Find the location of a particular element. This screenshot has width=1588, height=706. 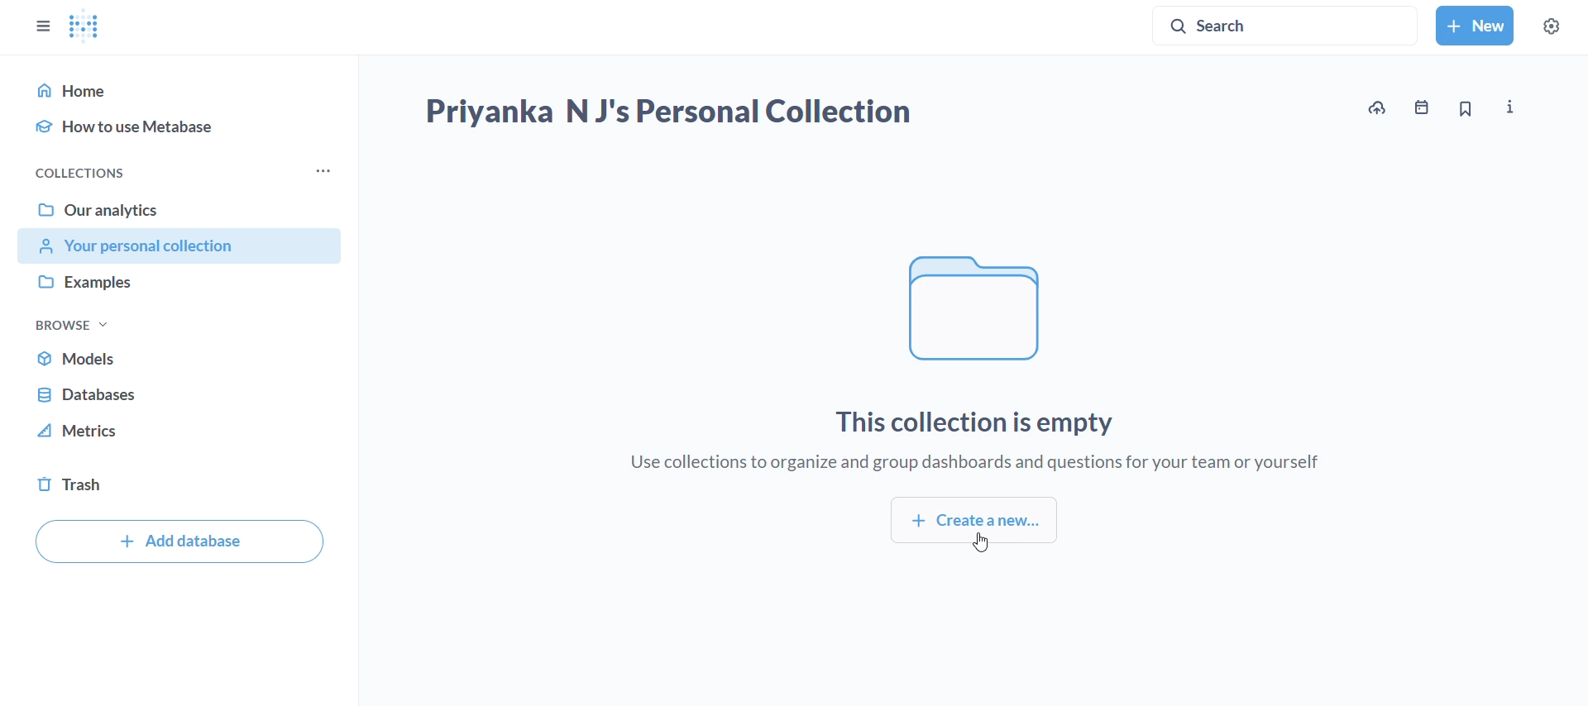

search is located at coordinates (1287, 22).